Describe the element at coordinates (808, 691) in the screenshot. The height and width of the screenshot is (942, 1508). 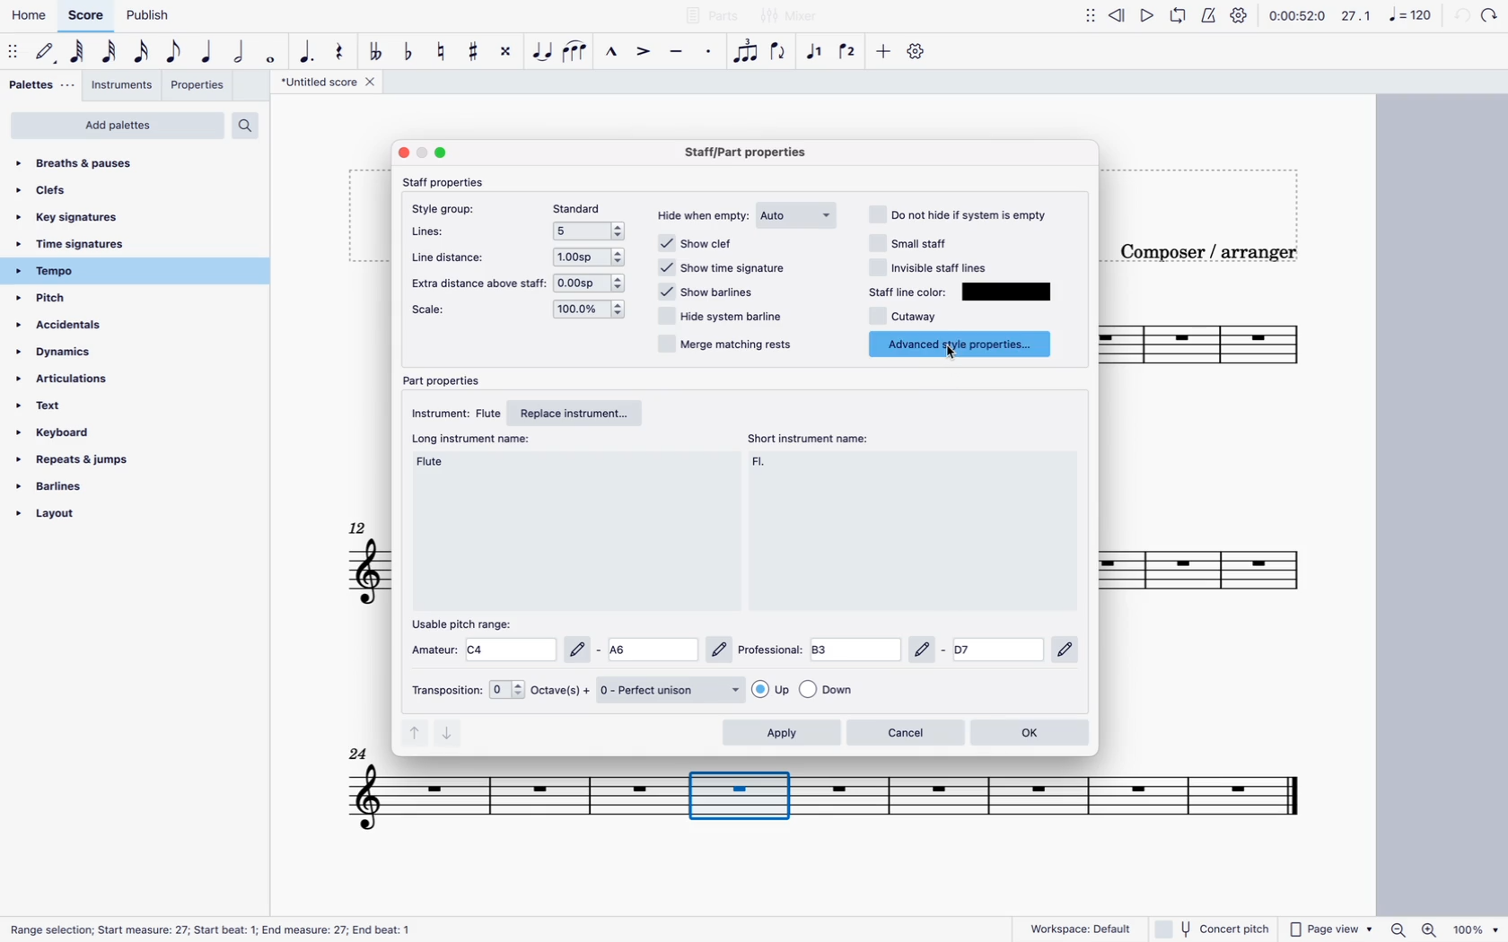
I see `options` at that location.